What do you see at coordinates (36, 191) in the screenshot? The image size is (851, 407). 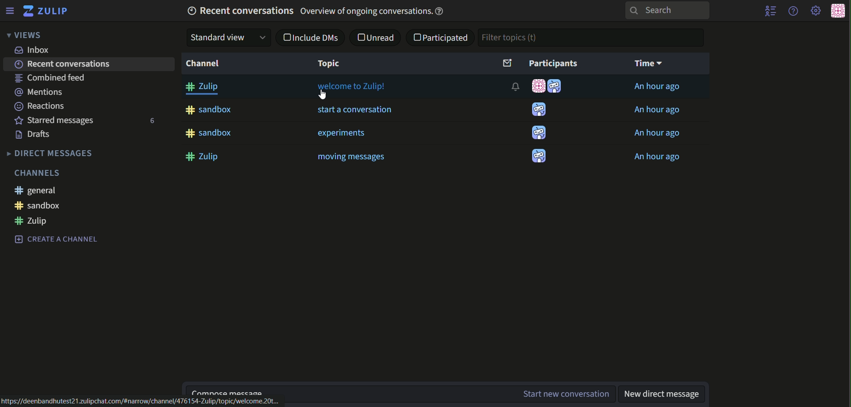 I see `text` at bounding box center [36, 191].